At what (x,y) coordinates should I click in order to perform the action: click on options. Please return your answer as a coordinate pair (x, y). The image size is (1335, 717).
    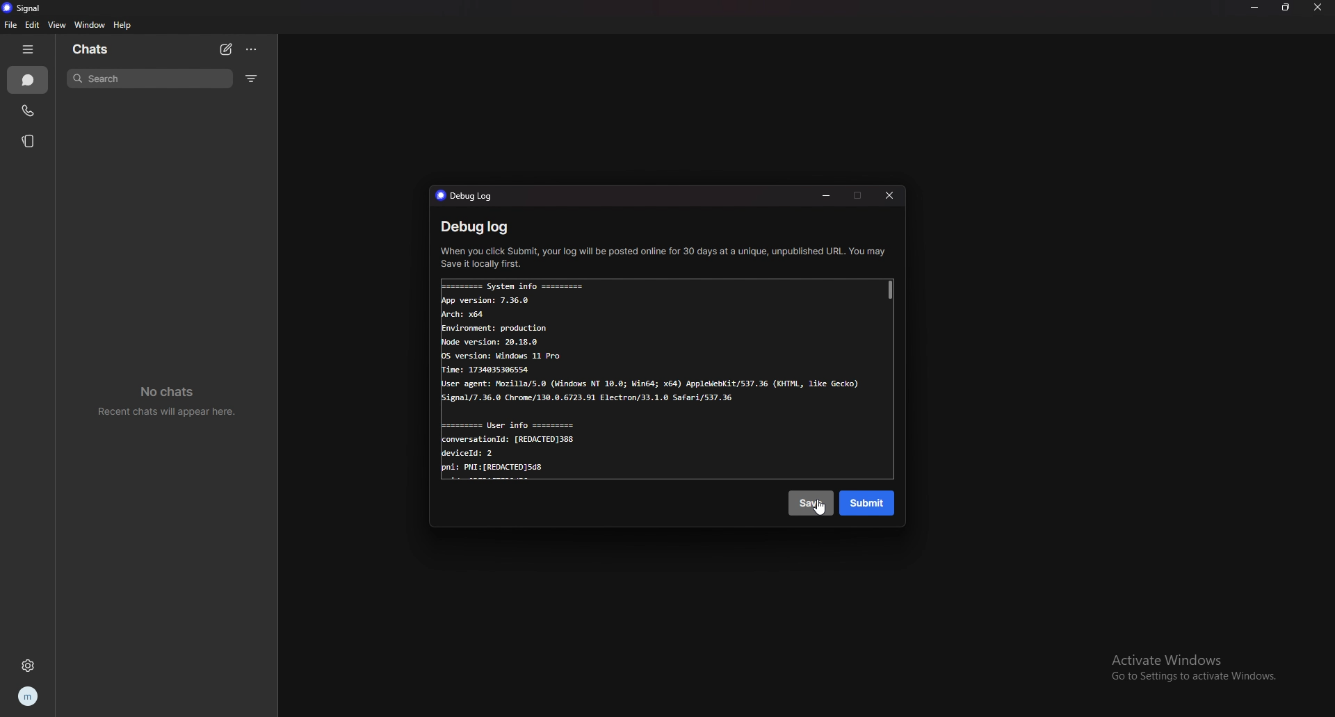
    Looking at the image, I should click on (251, 49).